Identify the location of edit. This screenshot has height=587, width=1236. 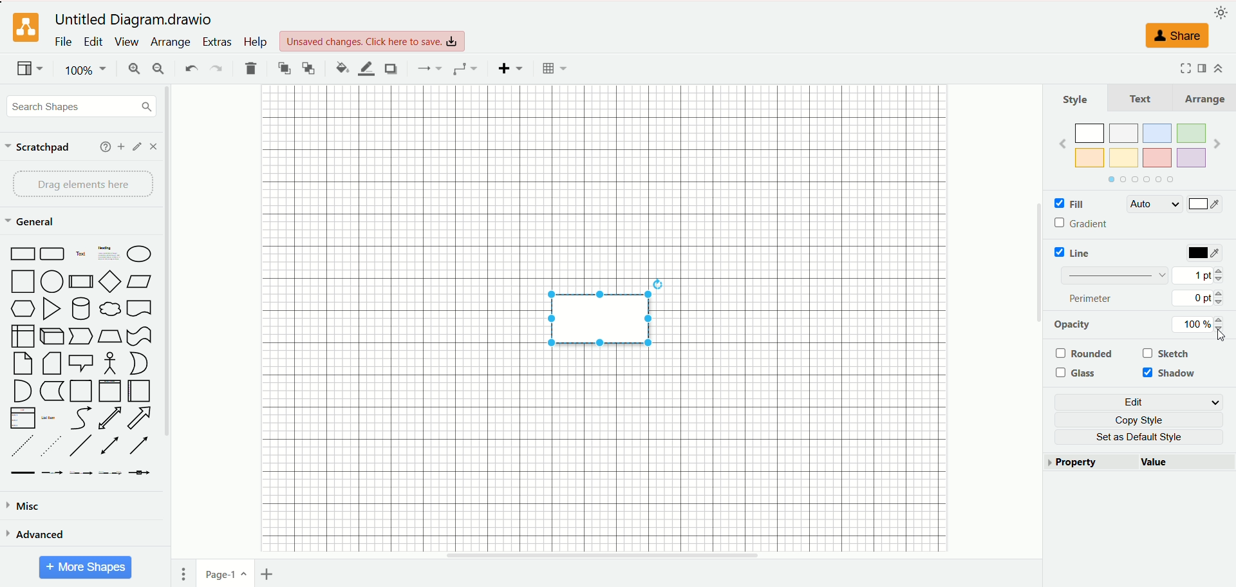
(138, 147).